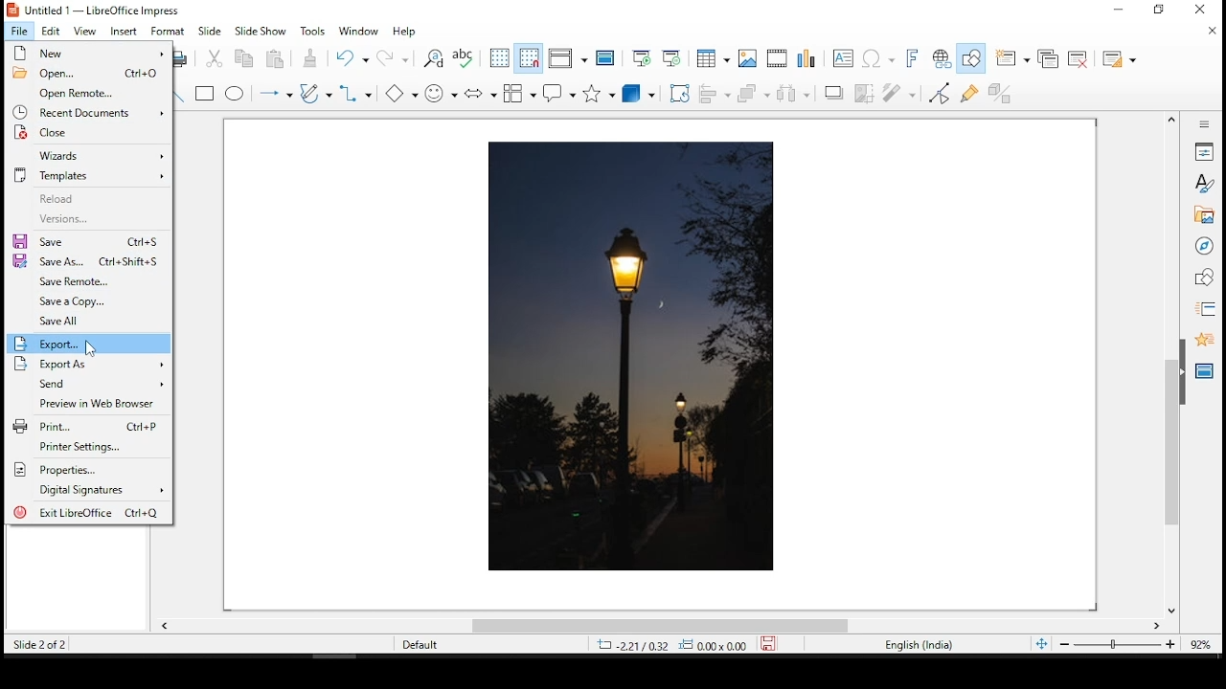 The height and width of the screenshot is (689, 1226). I want to click on text box, so click(842, 59).